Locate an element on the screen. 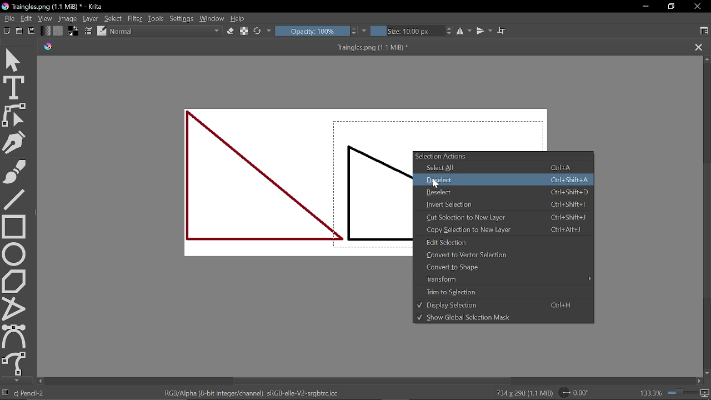 This screenshot has height=400, width=711. Background color is located at coordinates (73, 31).